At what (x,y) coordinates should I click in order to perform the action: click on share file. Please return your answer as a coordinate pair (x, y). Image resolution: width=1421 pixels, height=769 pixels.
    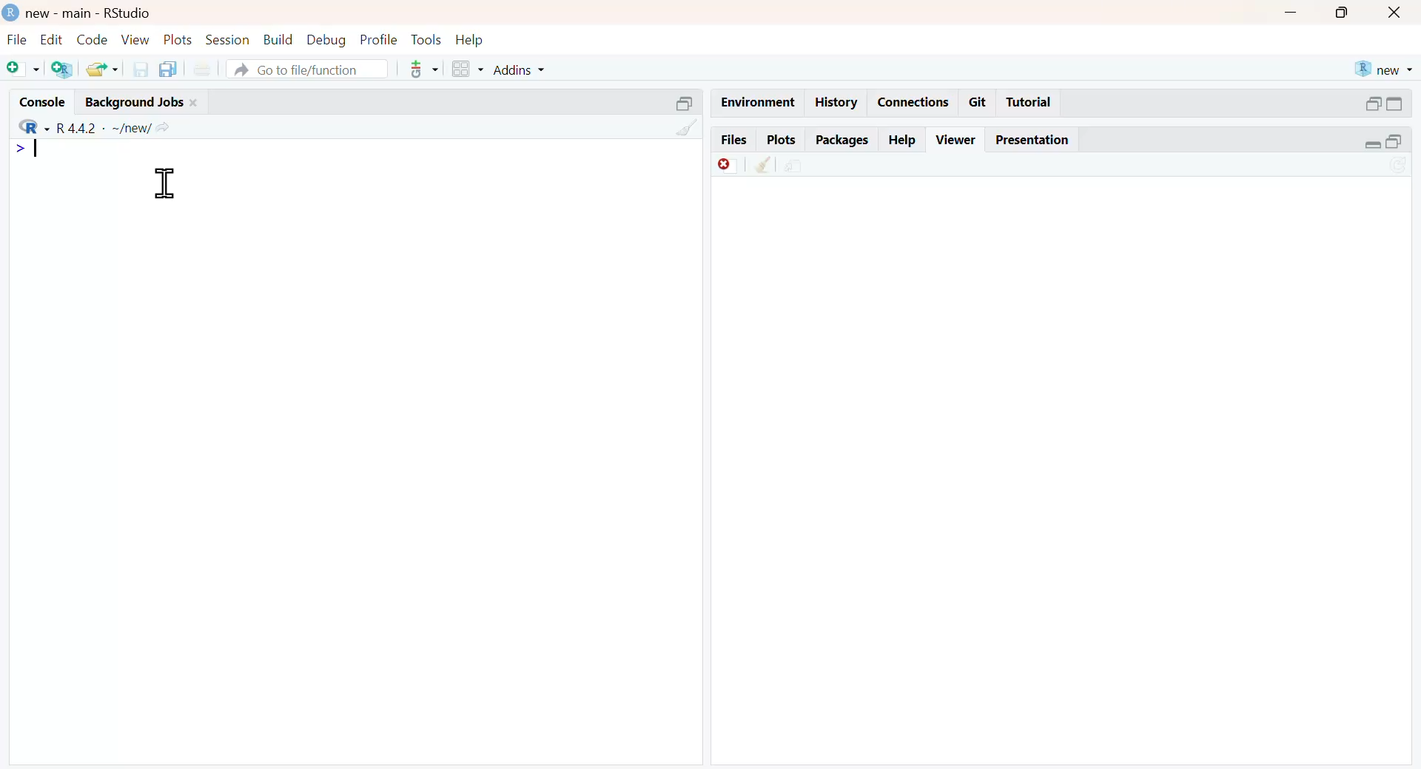
    Looking at the image, I should click on (797, 166).